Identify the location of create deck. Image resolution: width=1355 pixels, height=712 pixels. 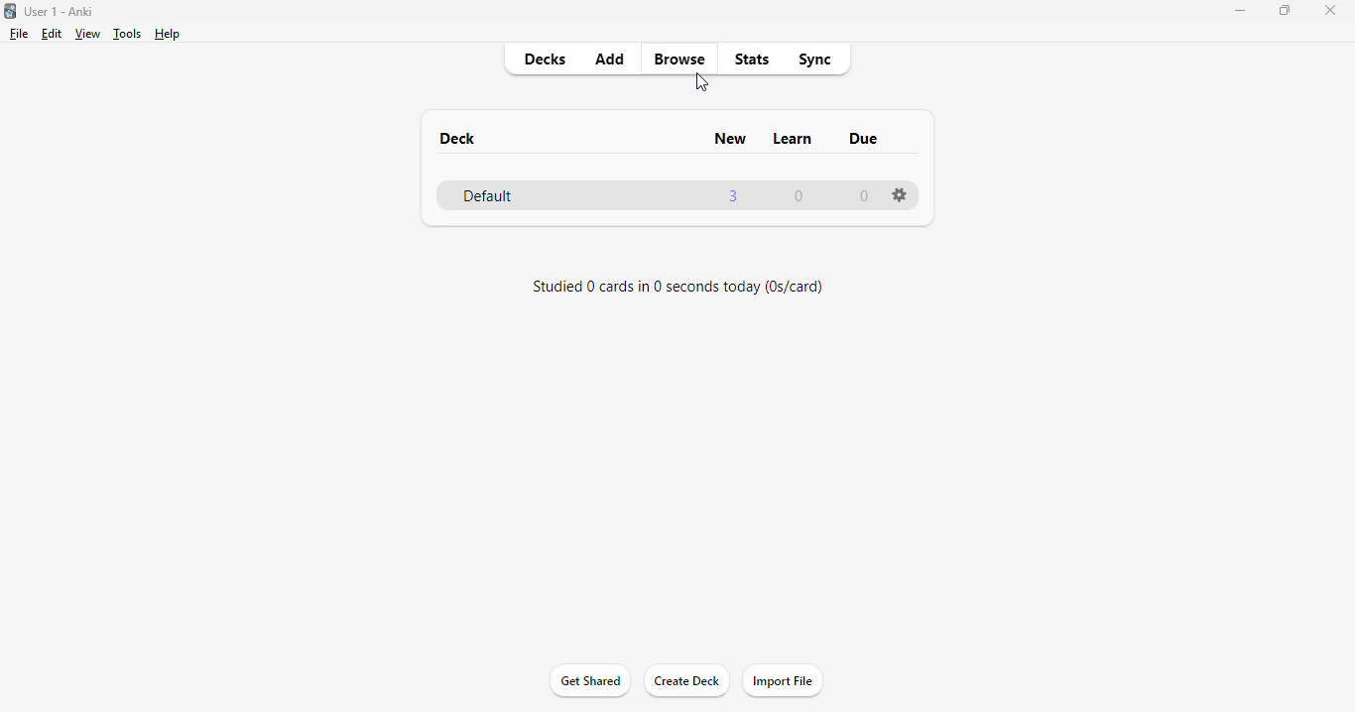
(684, 679).